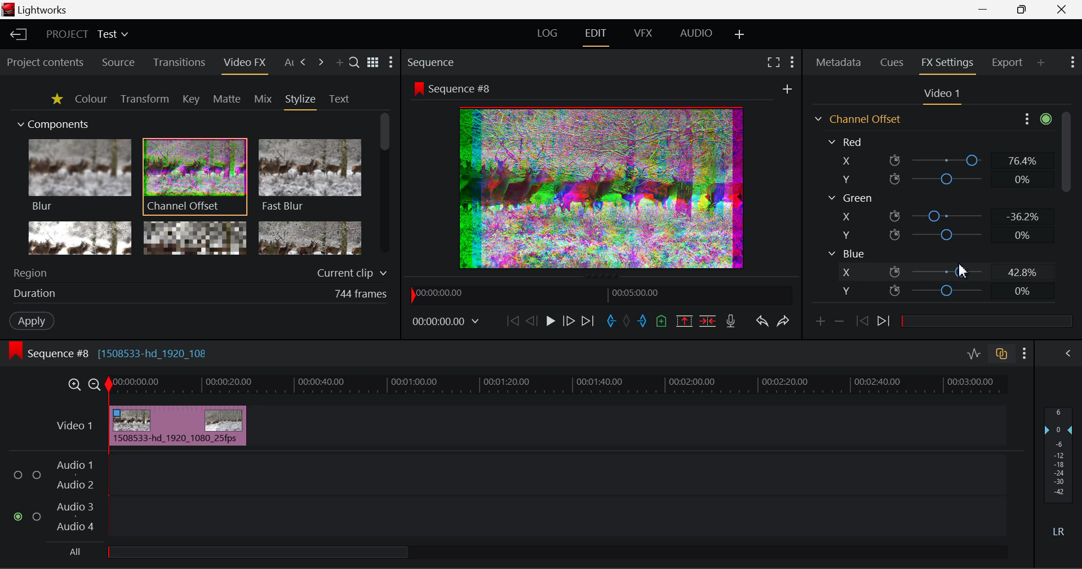  I want to click on Remove All Marks, so click(626, 322).